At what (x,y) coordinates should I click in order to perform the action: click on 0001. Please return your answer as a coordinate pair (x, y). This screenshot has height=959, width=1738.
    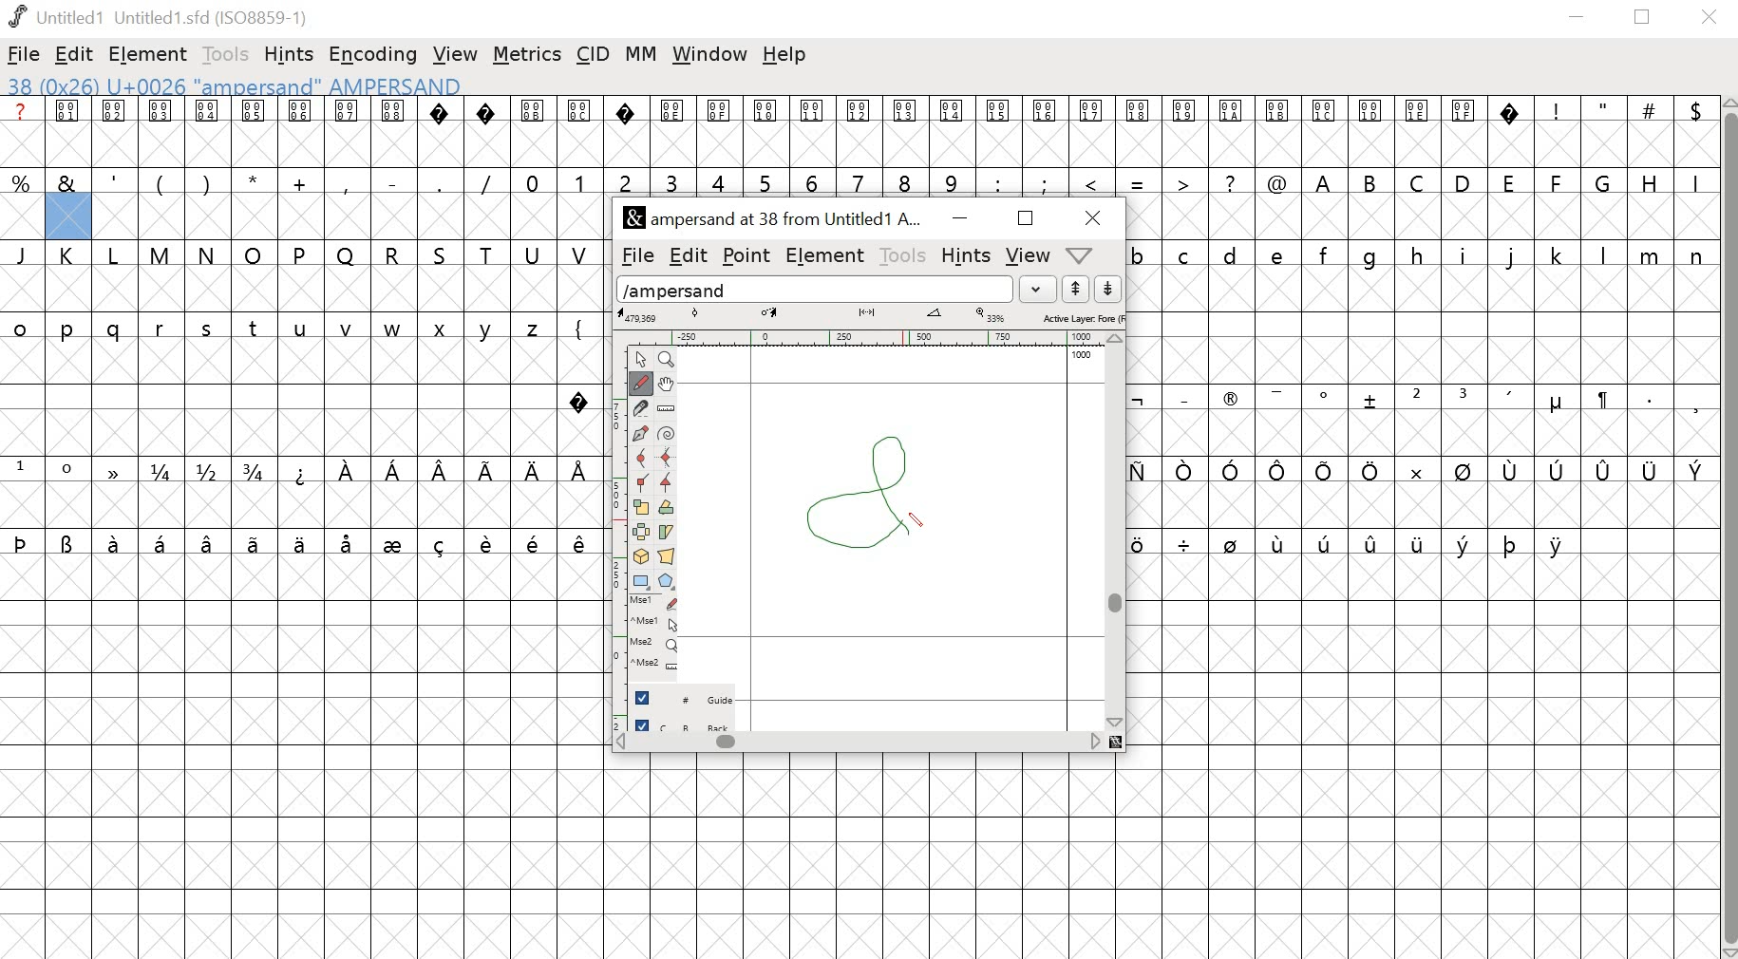
    Looking at the image, I should click on (70, 132).